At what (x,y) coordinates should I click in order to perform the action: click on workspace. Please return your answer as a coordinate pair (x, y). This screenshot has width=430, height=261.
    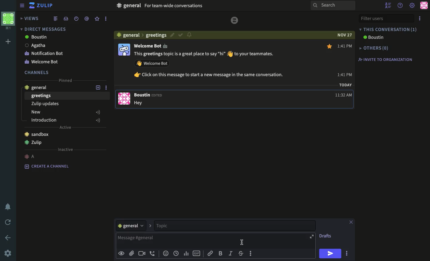
    Looking at the image, I should click on (9, 20).